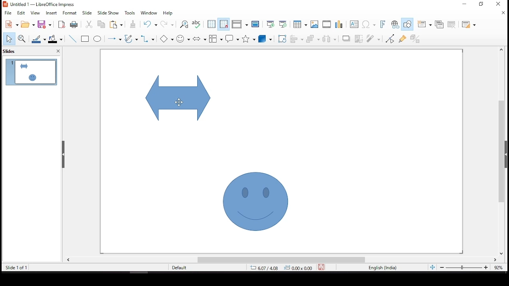 The image size is (509, 286). What do you see at coordinates (167, 39) in the screenshot?
I see `basic shapes` at bounding box center [167, 39].